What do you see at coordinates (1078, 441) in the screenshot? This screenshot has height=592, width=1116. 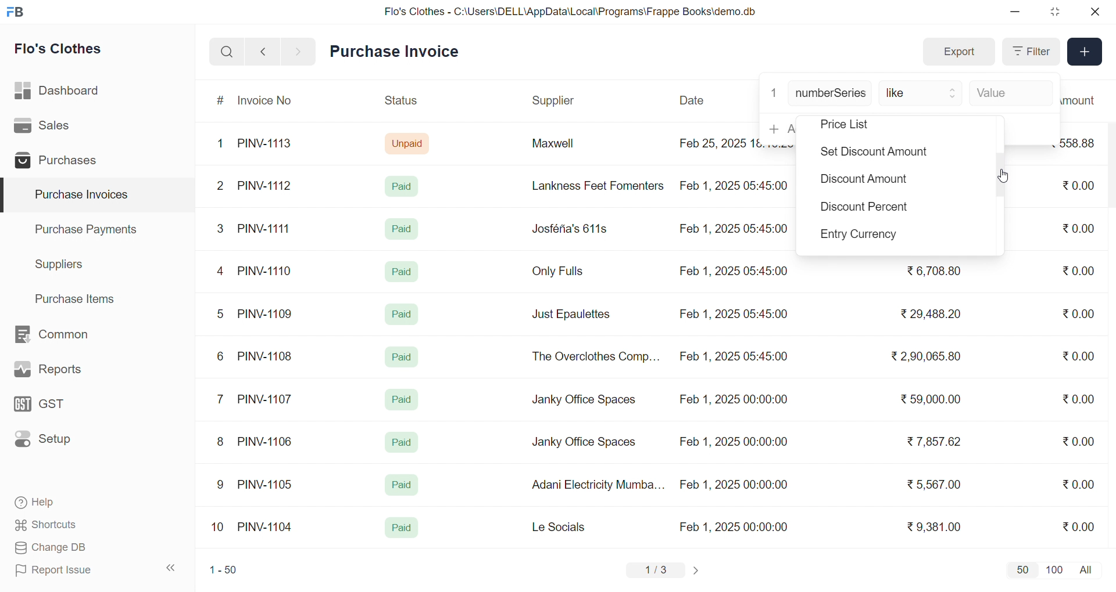 I see `₹0.00` at bounding box center [1078, 441].